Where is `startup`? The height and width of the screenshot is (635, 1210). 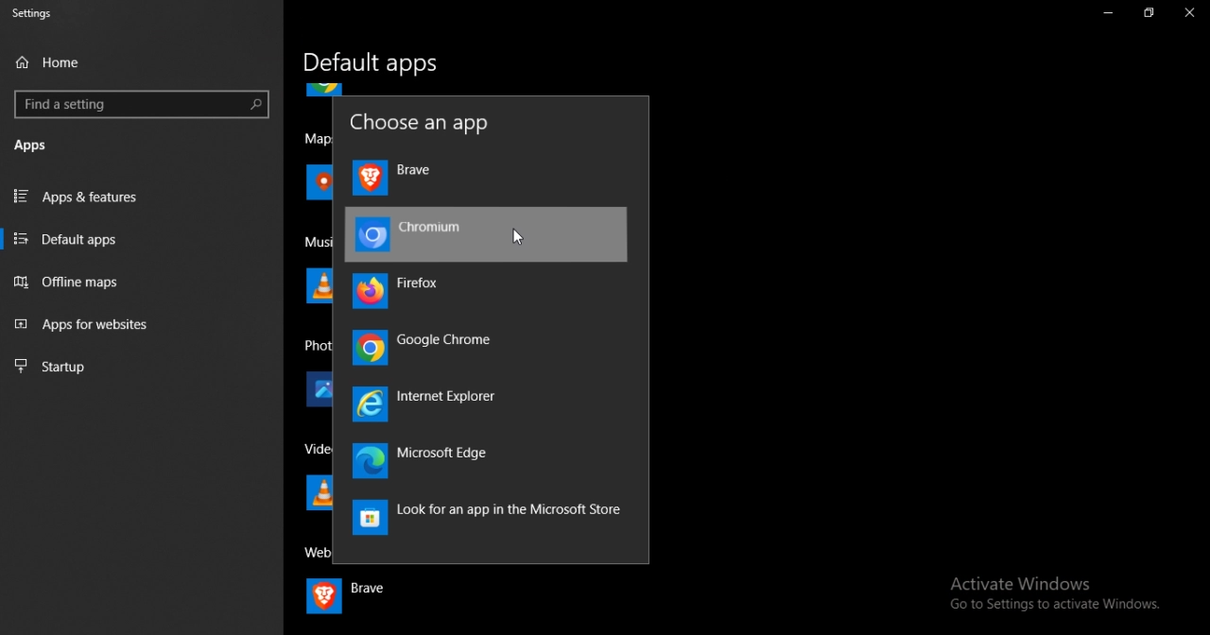 startup is located at coordinates (135, 369).